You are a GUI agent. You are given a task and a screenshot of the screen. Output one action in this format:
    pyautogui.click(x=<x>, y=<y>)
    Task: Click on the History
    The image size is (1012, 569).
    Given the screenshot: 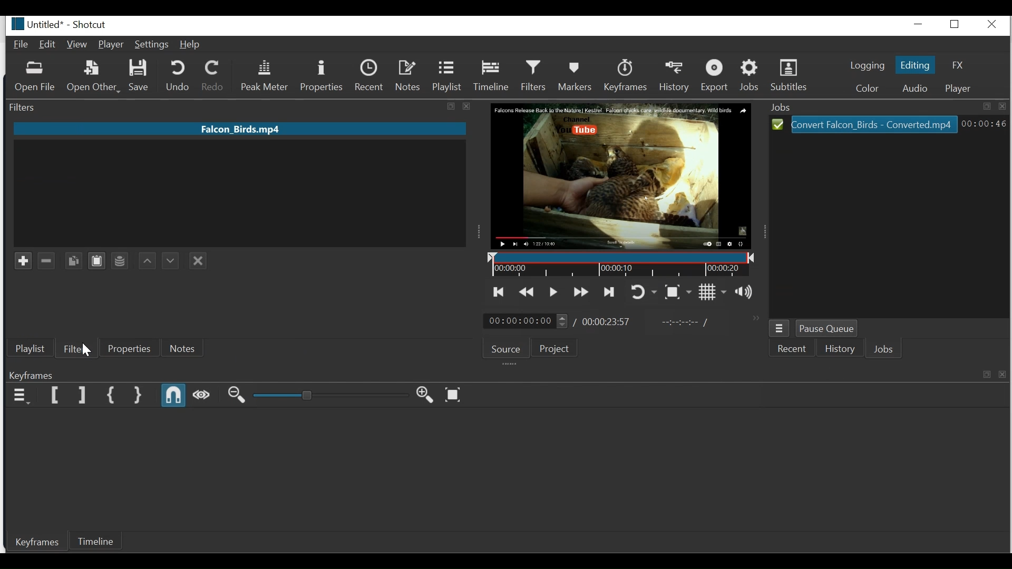 What is the action you would take?
    pyautogui.click(x=676, y=76)
    